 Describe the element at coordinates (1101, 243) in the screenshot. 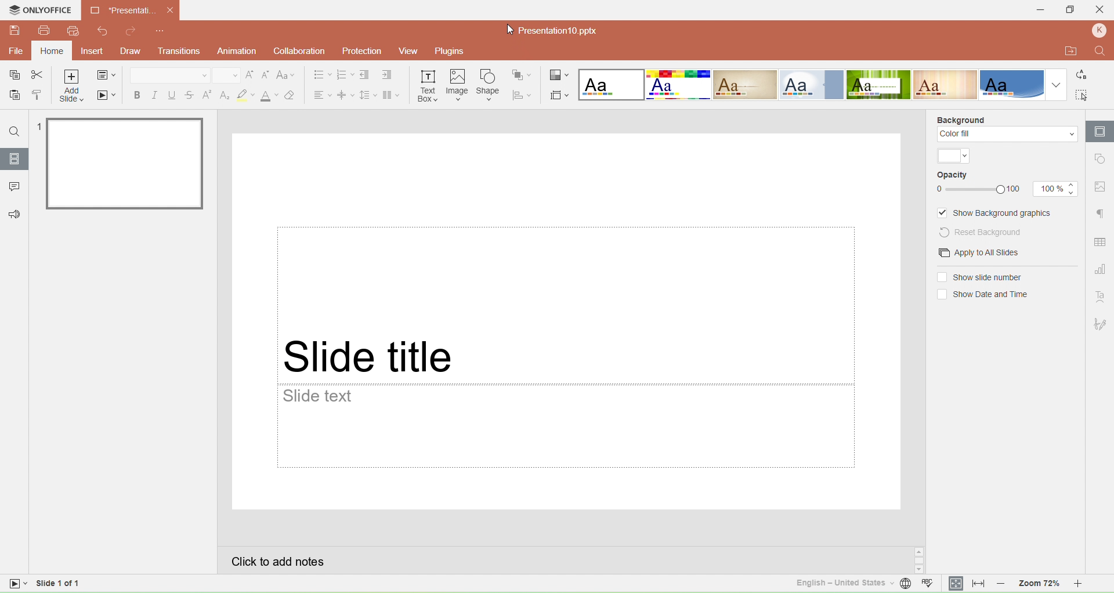

I see `Table setting` at that location.